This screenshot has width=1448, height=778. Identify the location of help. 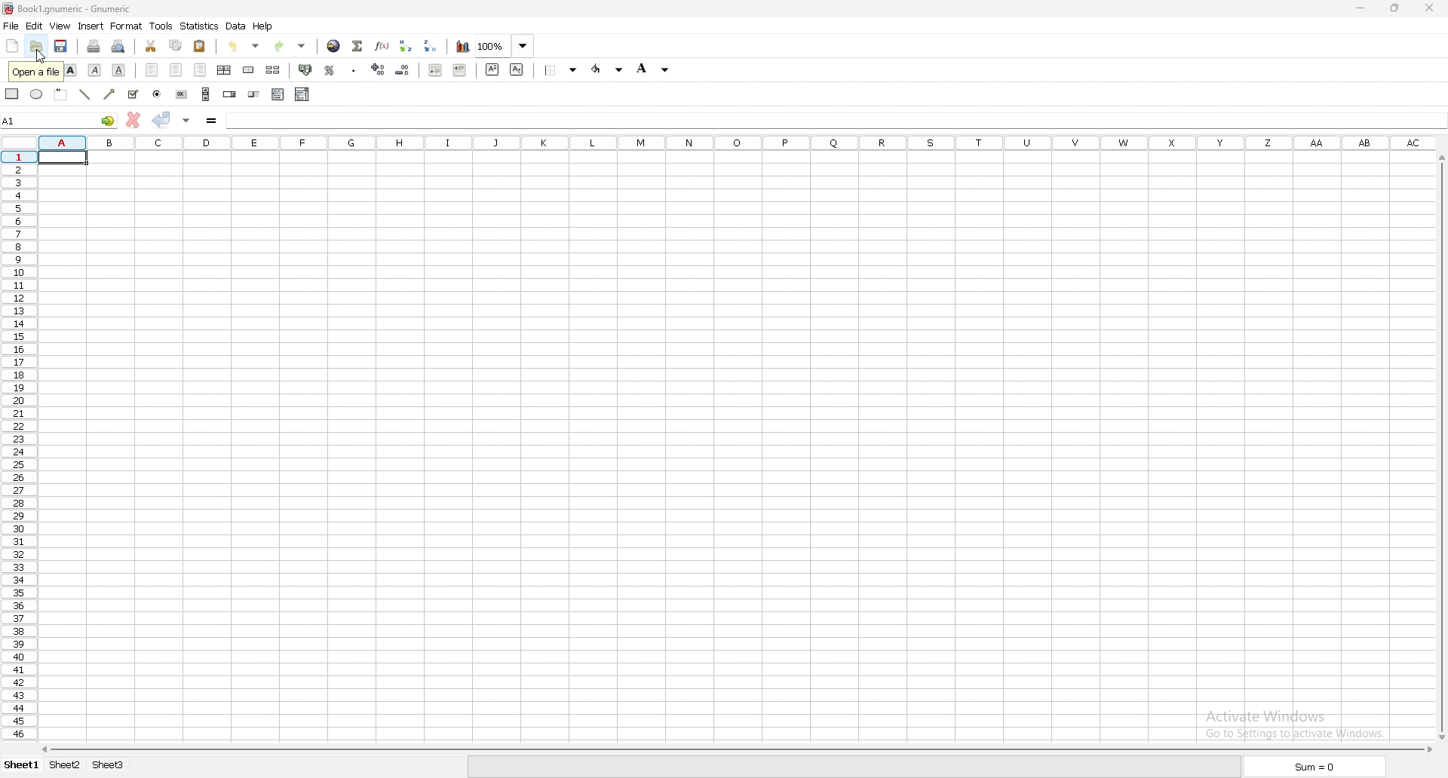
(265, 26).